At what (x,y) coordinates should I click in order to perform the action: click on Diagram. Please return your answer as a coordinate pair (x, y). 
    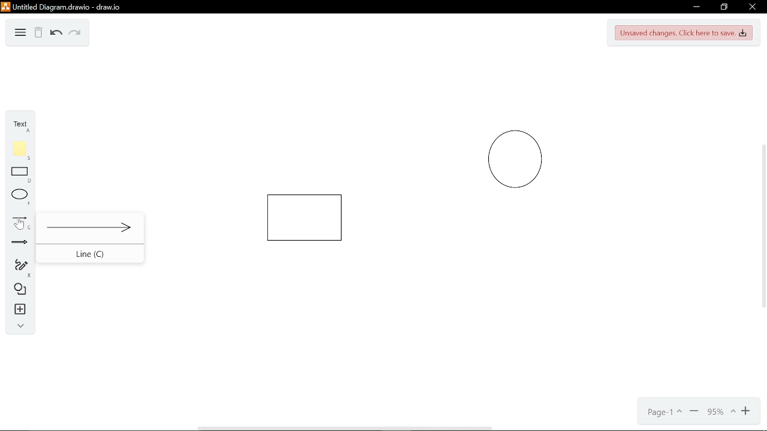
    Looking at the image, I should click on (20, 34).